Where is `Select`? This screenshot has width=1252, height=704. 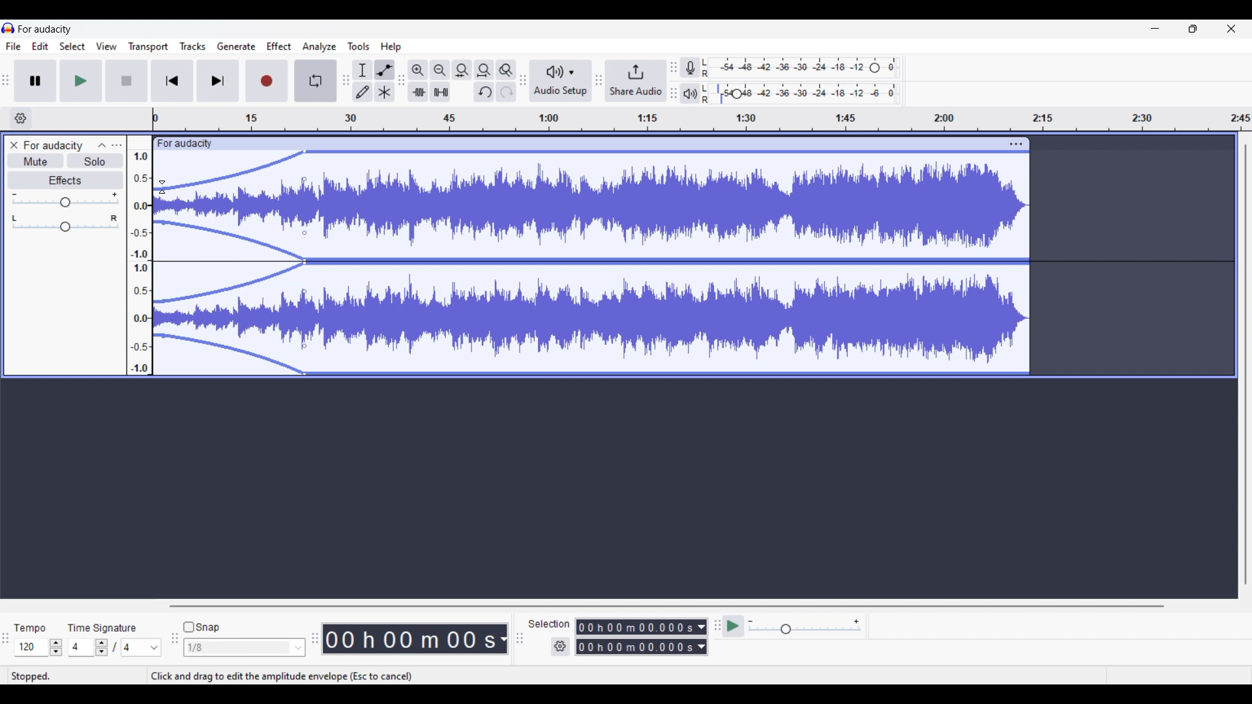
Select is located at coordinates (72, 46).